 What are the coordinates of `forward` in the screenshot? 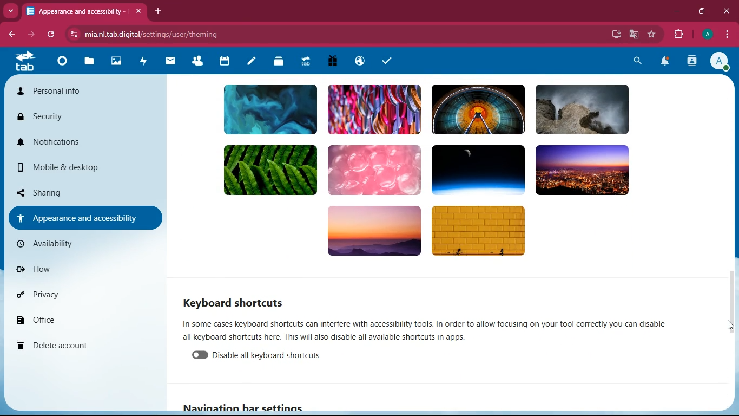 It's located at (30, 34).